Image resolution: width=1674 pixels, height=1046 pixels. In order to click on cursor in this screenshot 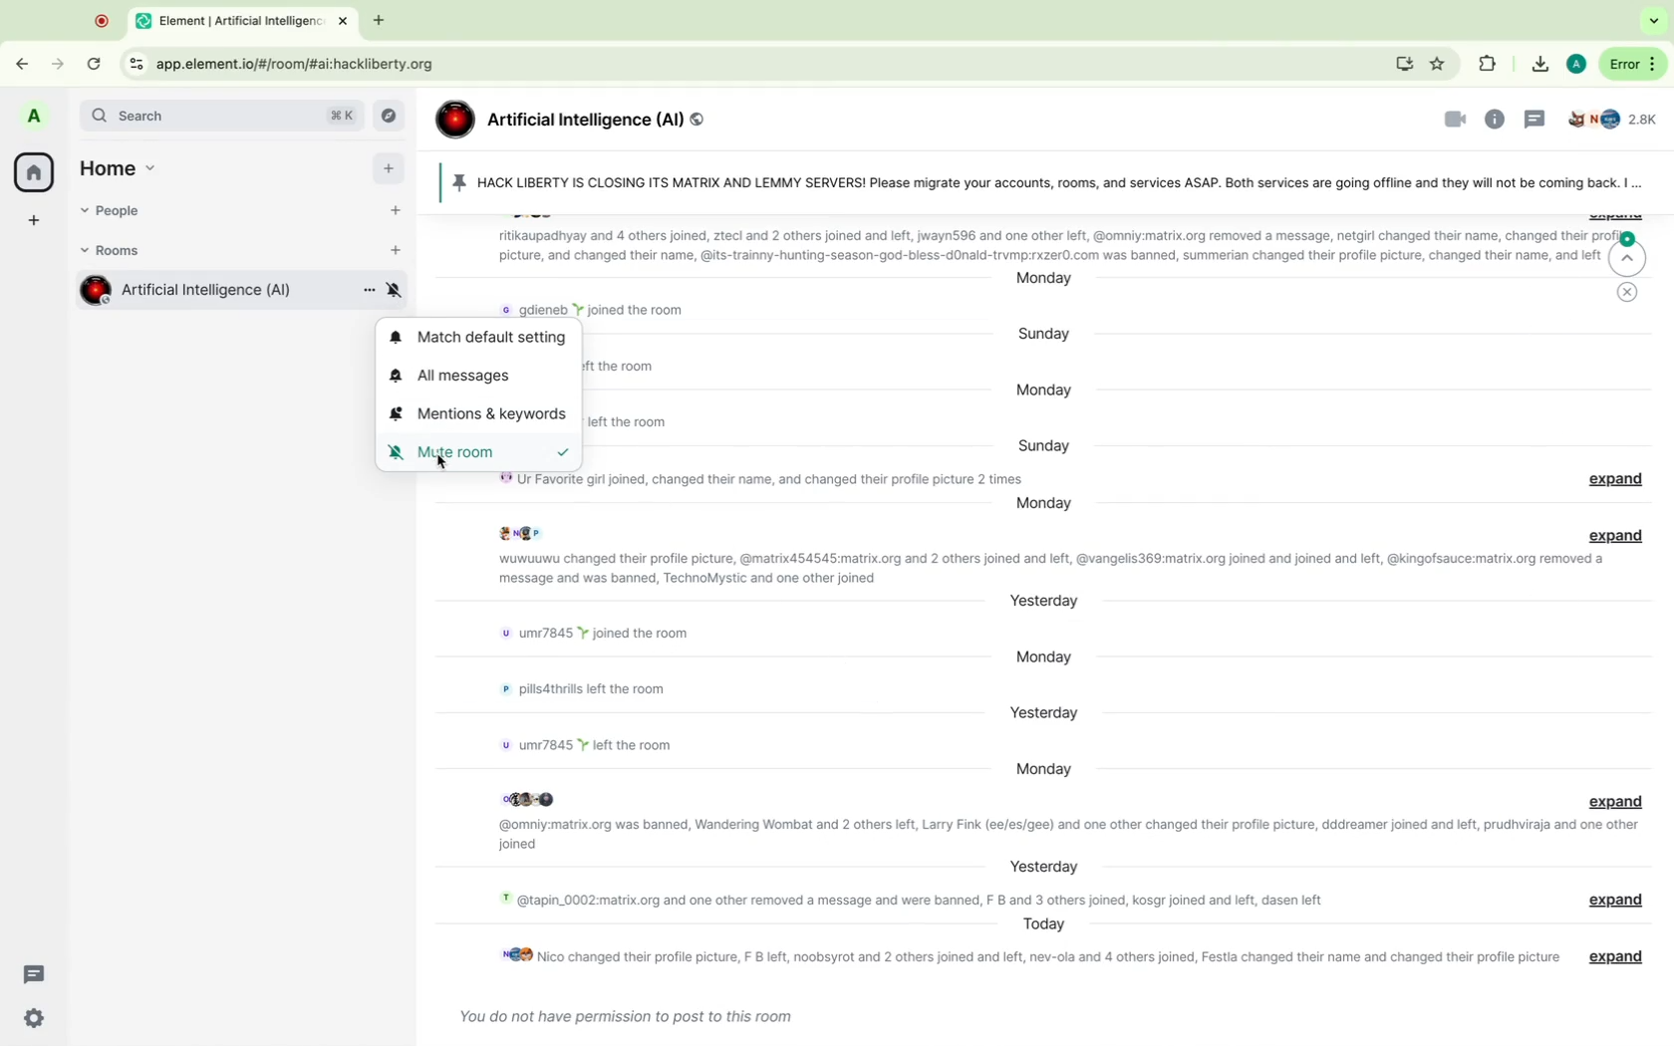, I will do `click(440, 462)`.